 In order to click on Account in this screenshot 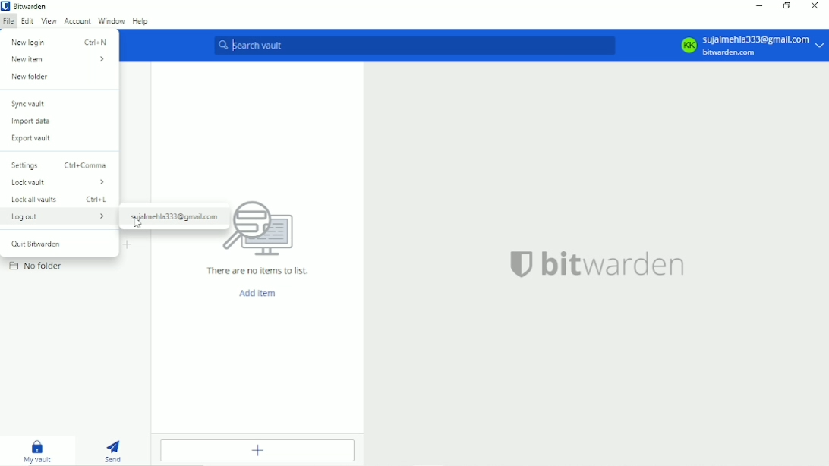, I will do `click(76, 20)`.